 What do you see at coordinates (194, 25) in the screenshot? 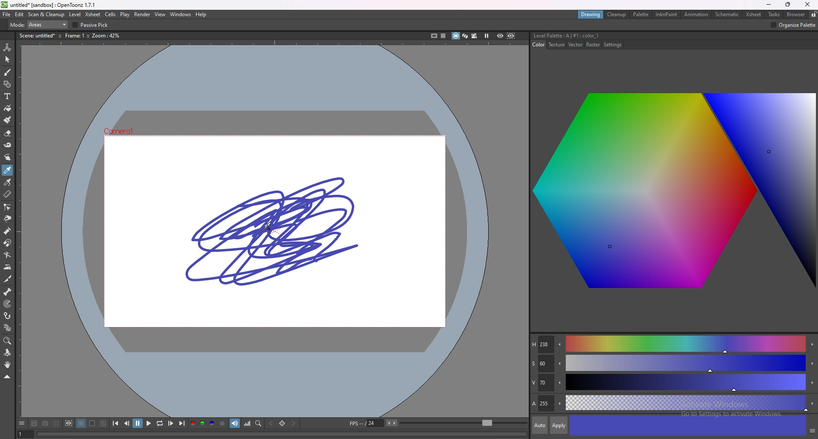
I see `include intersection` at bounding box center [194, 25].